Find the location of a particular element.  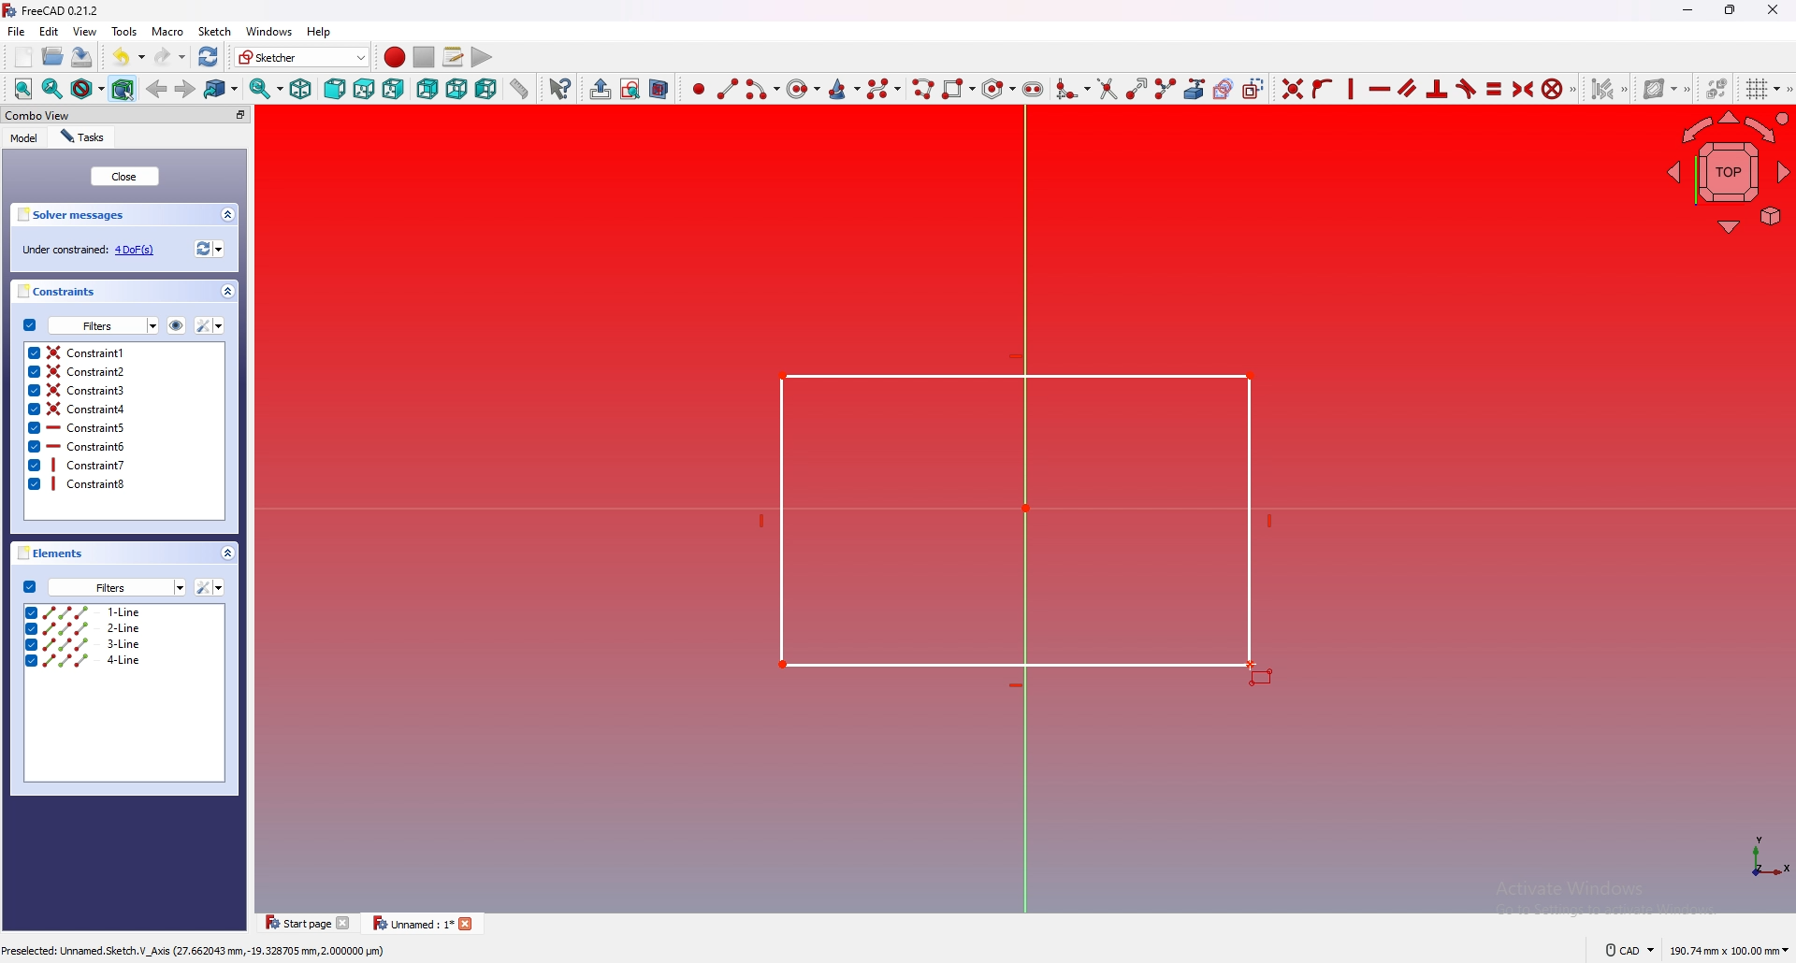

freecad is located at coordinates (55, 10).